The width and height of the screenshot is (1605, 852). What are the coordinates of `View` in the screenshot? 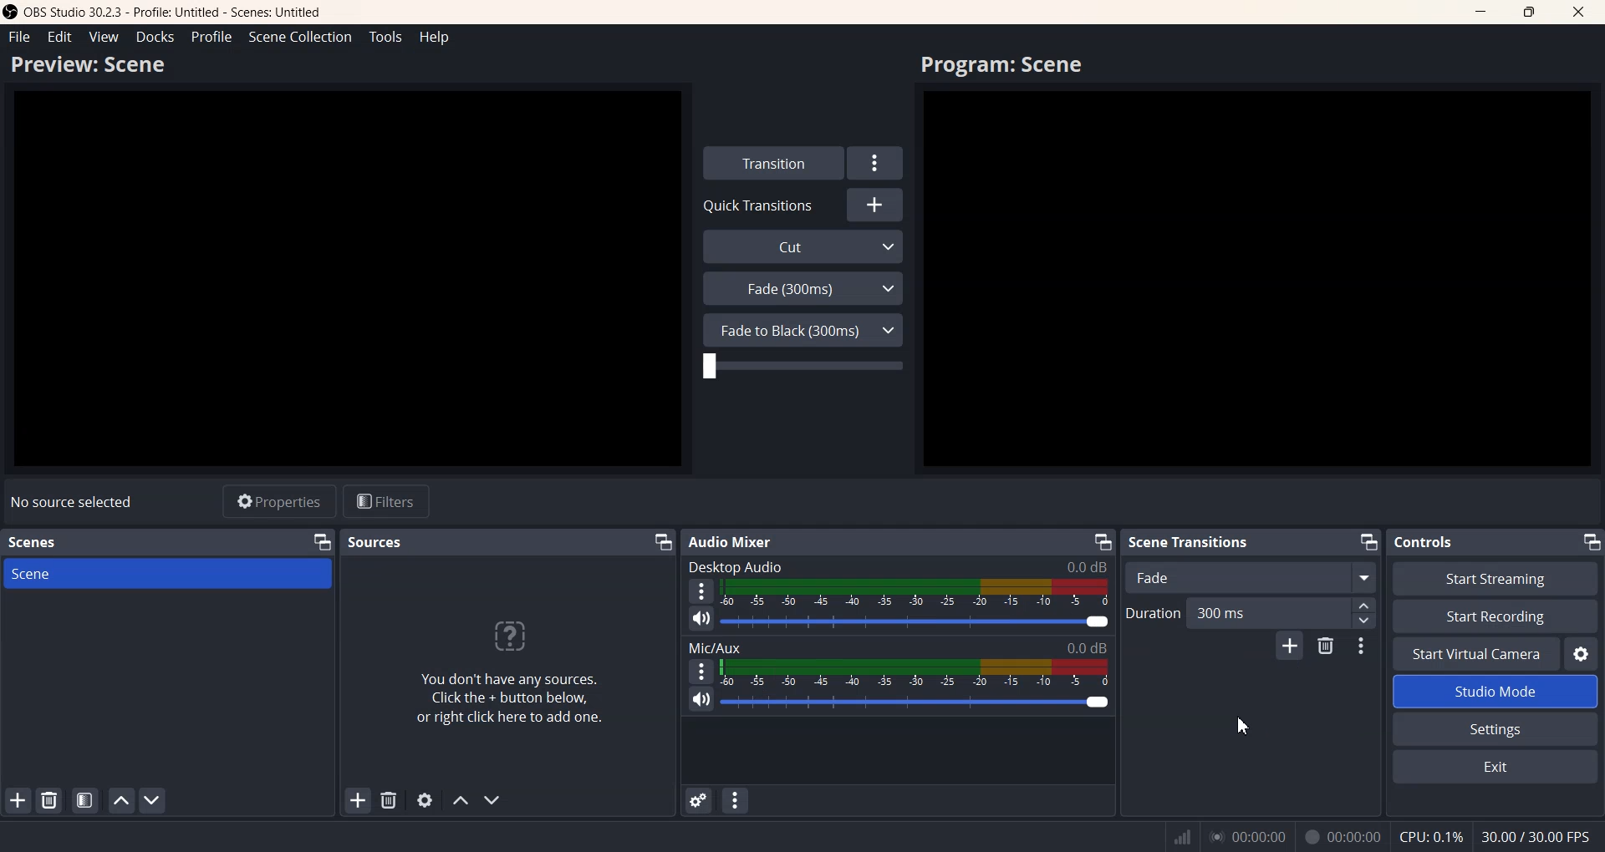 It's located at (103, 35).